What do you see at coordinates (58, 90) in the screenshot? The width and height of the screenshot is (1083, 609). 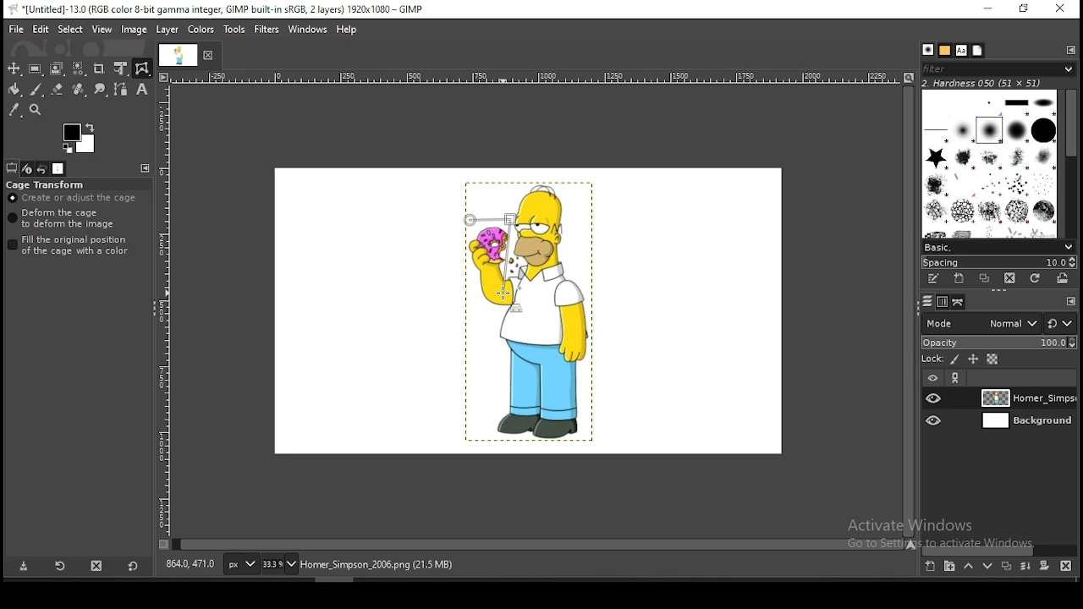 I see `eraser tool` at bounding box center [58, 90].